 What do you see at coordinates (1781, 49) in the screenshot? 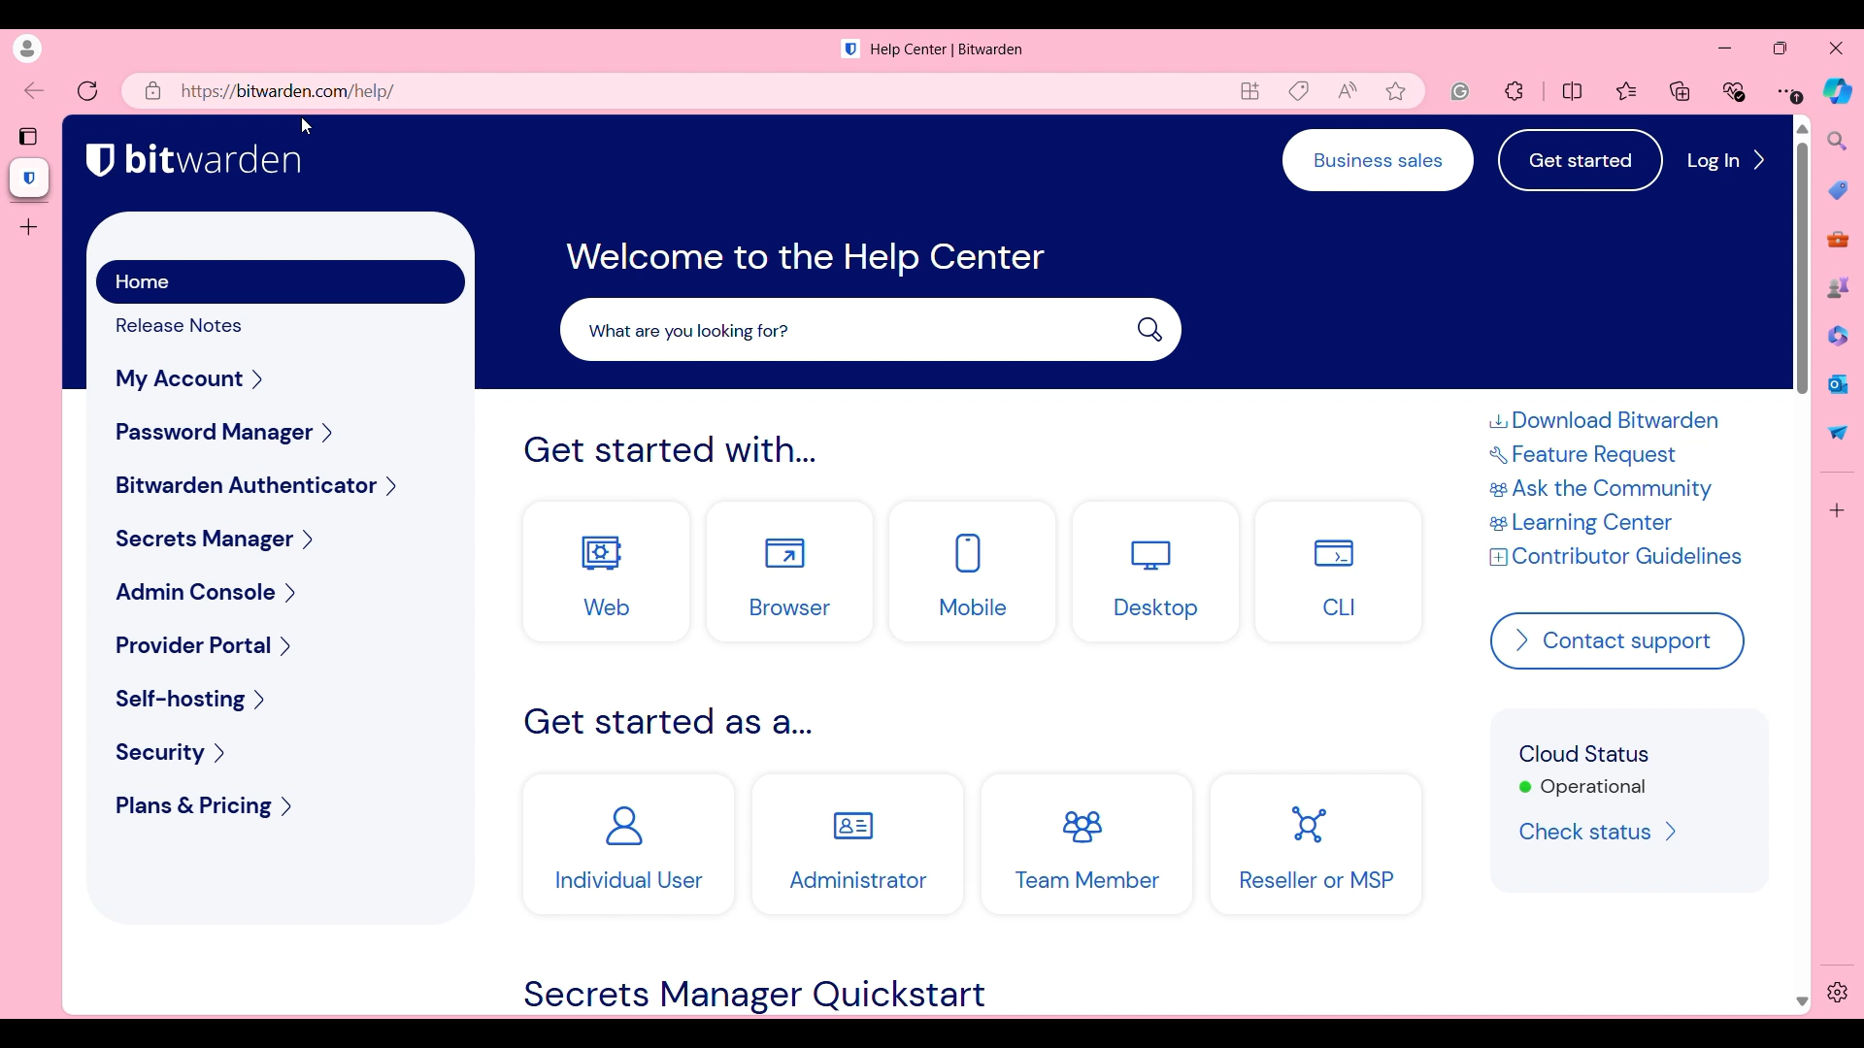
I see `Show in smaller tab` at bounding box center [1781, 49].